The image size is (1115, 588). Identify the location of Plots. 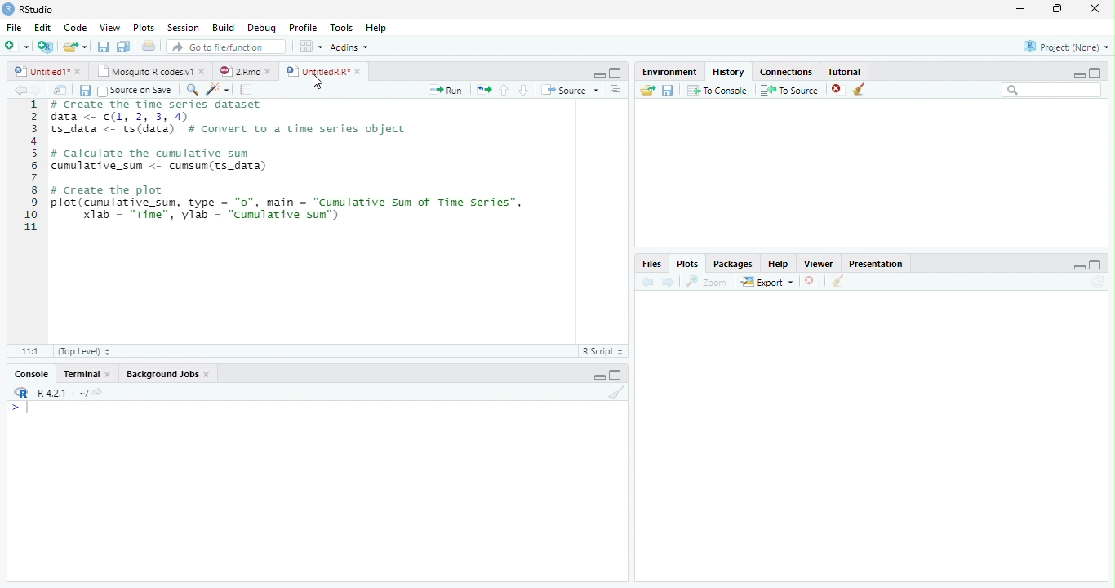
(144, 28).